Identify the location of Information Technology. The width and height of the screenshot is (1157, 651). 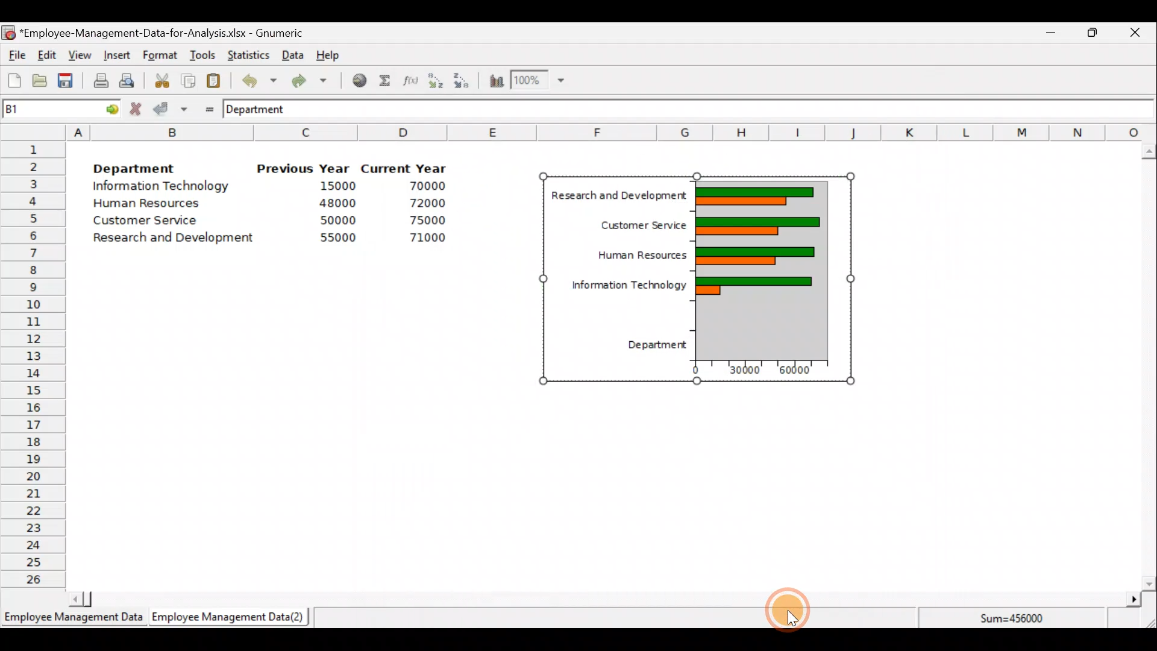
(629, 287).